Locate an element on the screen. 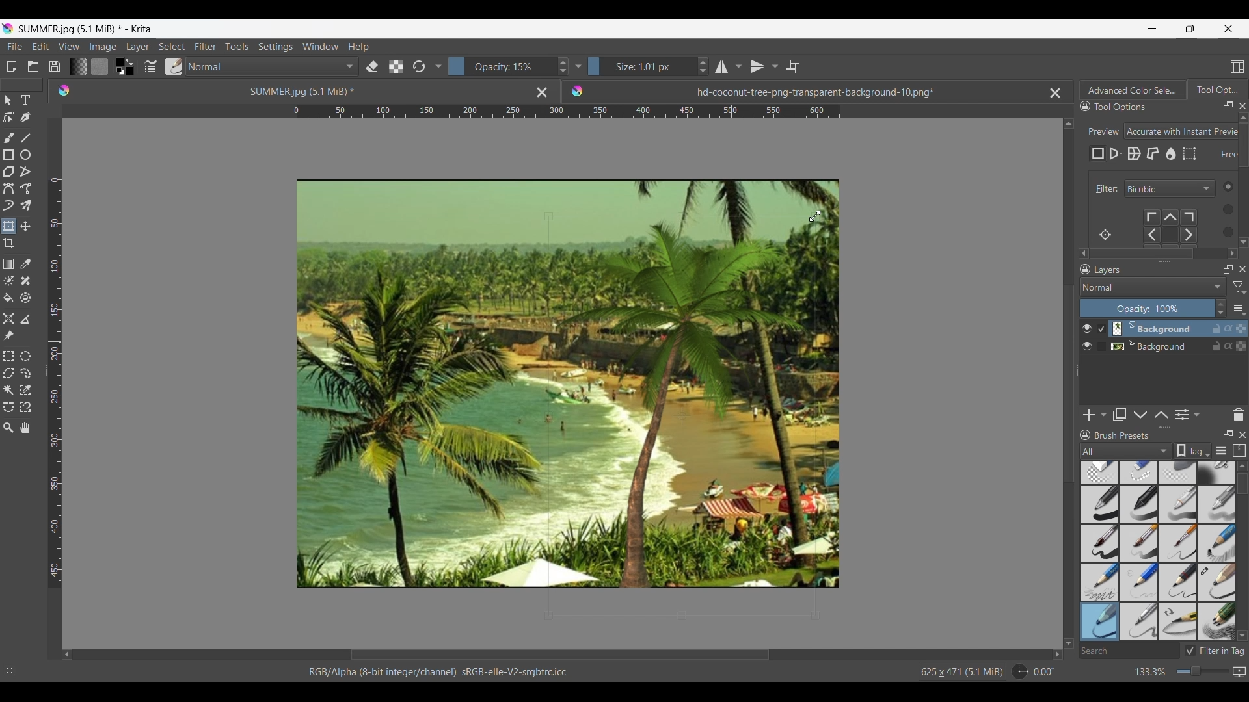 This screenshot has height=702, width=1249. Ellipse tool is located at coordinates (25, 155).